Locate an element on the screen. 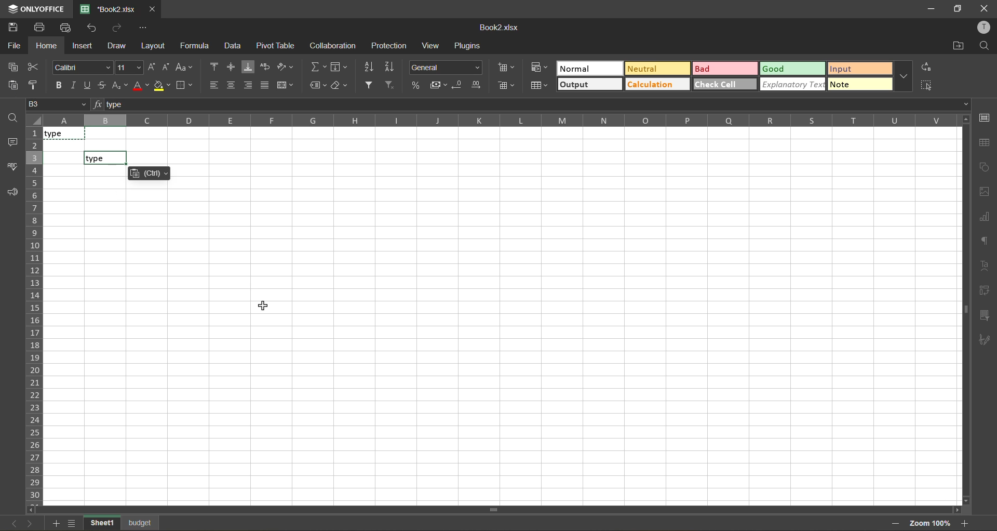 This screenshot has width=997, height=531. accounting is located at coordinates (437, 85).